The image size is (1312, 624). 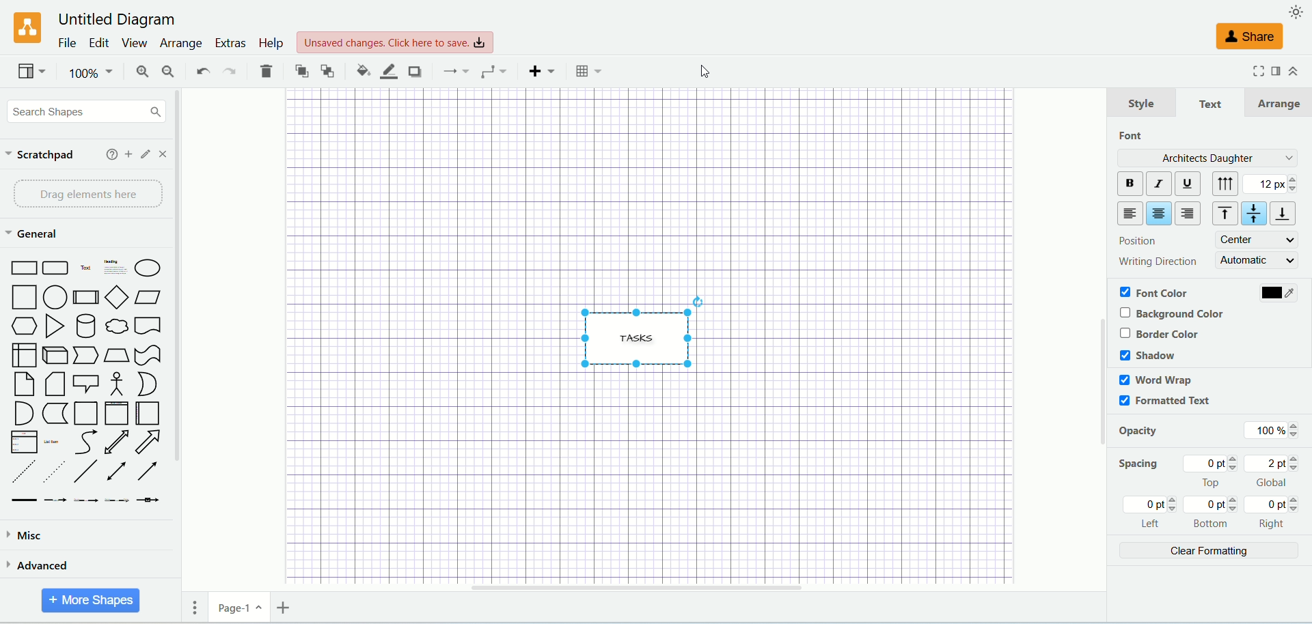 I want to click on shadow, so click(x=1149, y=355).